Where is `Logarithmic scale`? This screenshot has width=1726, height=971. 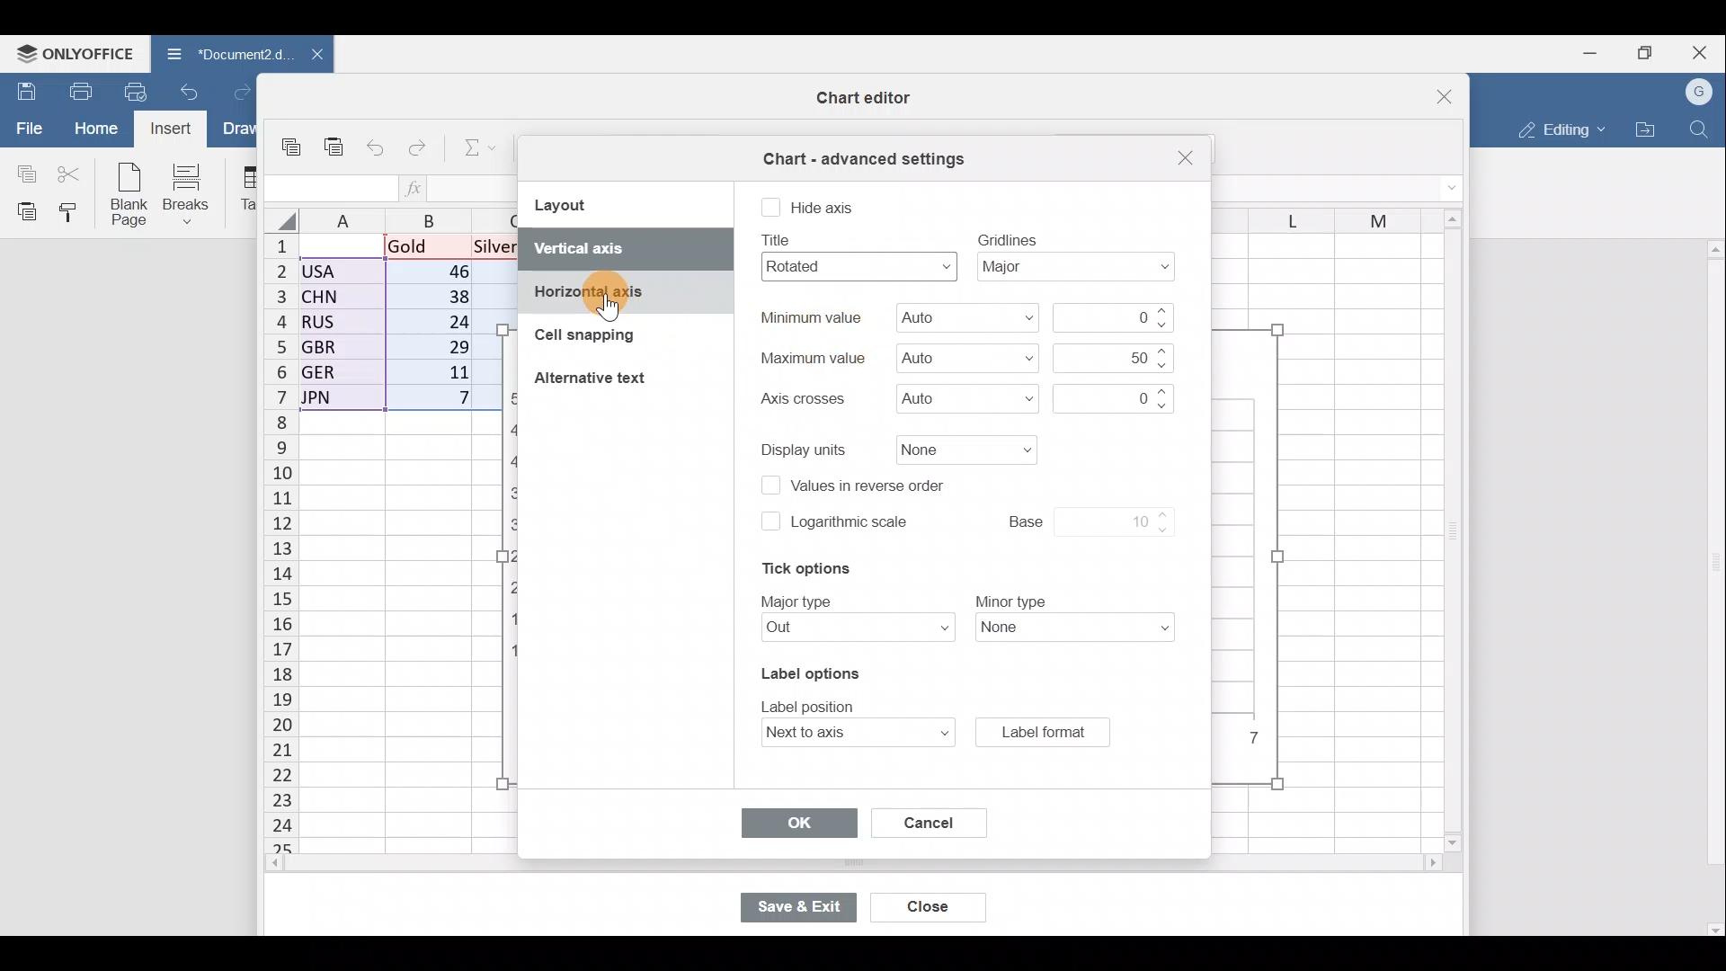 Logarithmic scale is located at coordinates (852, 525).